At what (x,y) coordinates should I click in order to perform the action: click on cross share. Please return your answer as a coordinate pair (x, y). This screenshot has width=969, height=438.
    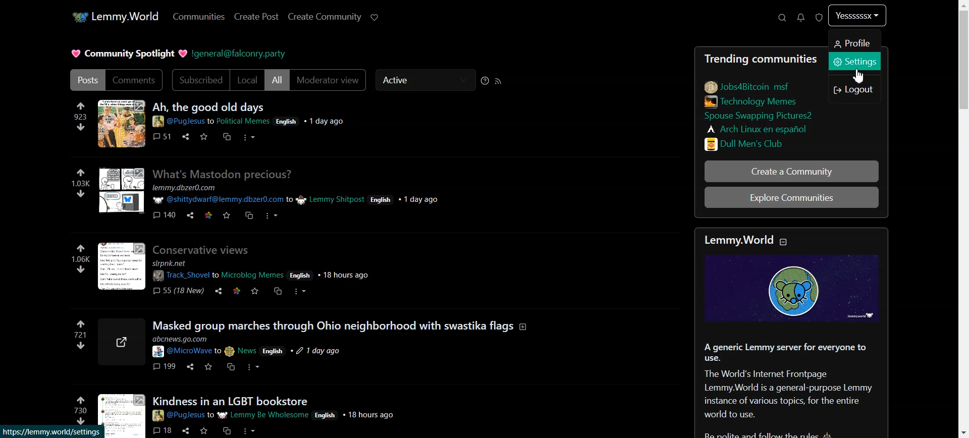
    Looking at the image, I should click on (248, 214).